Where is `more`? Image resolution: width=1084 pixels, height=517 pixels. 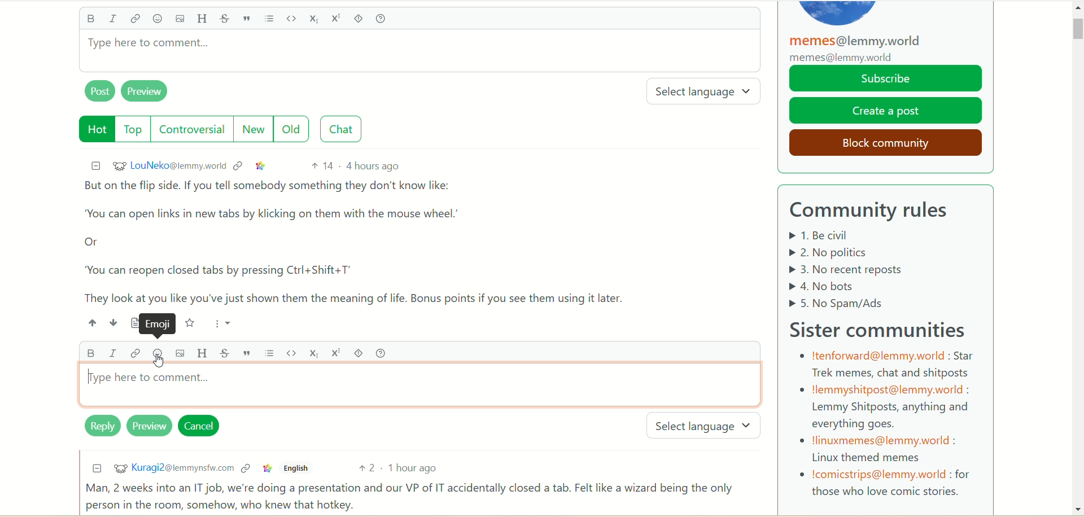
more is located at coordinates (219, 322).